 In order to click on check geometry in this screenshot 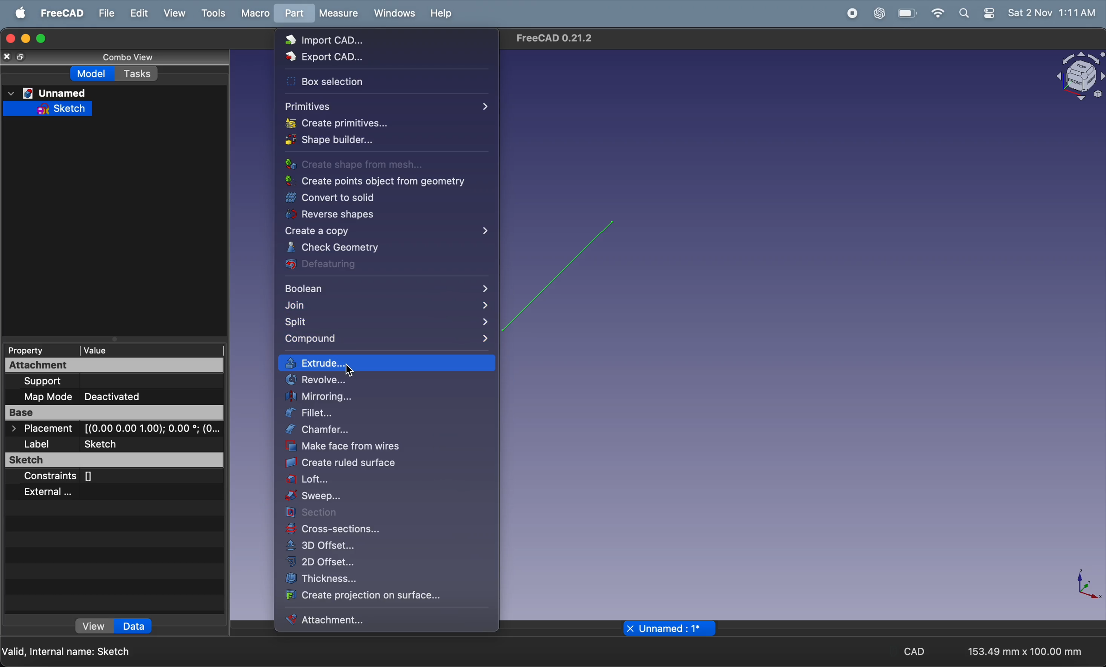, I will do `click(385, 248)`.